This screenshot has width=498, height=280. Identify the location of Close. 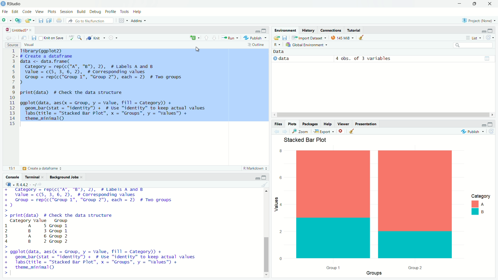
(491, 4).